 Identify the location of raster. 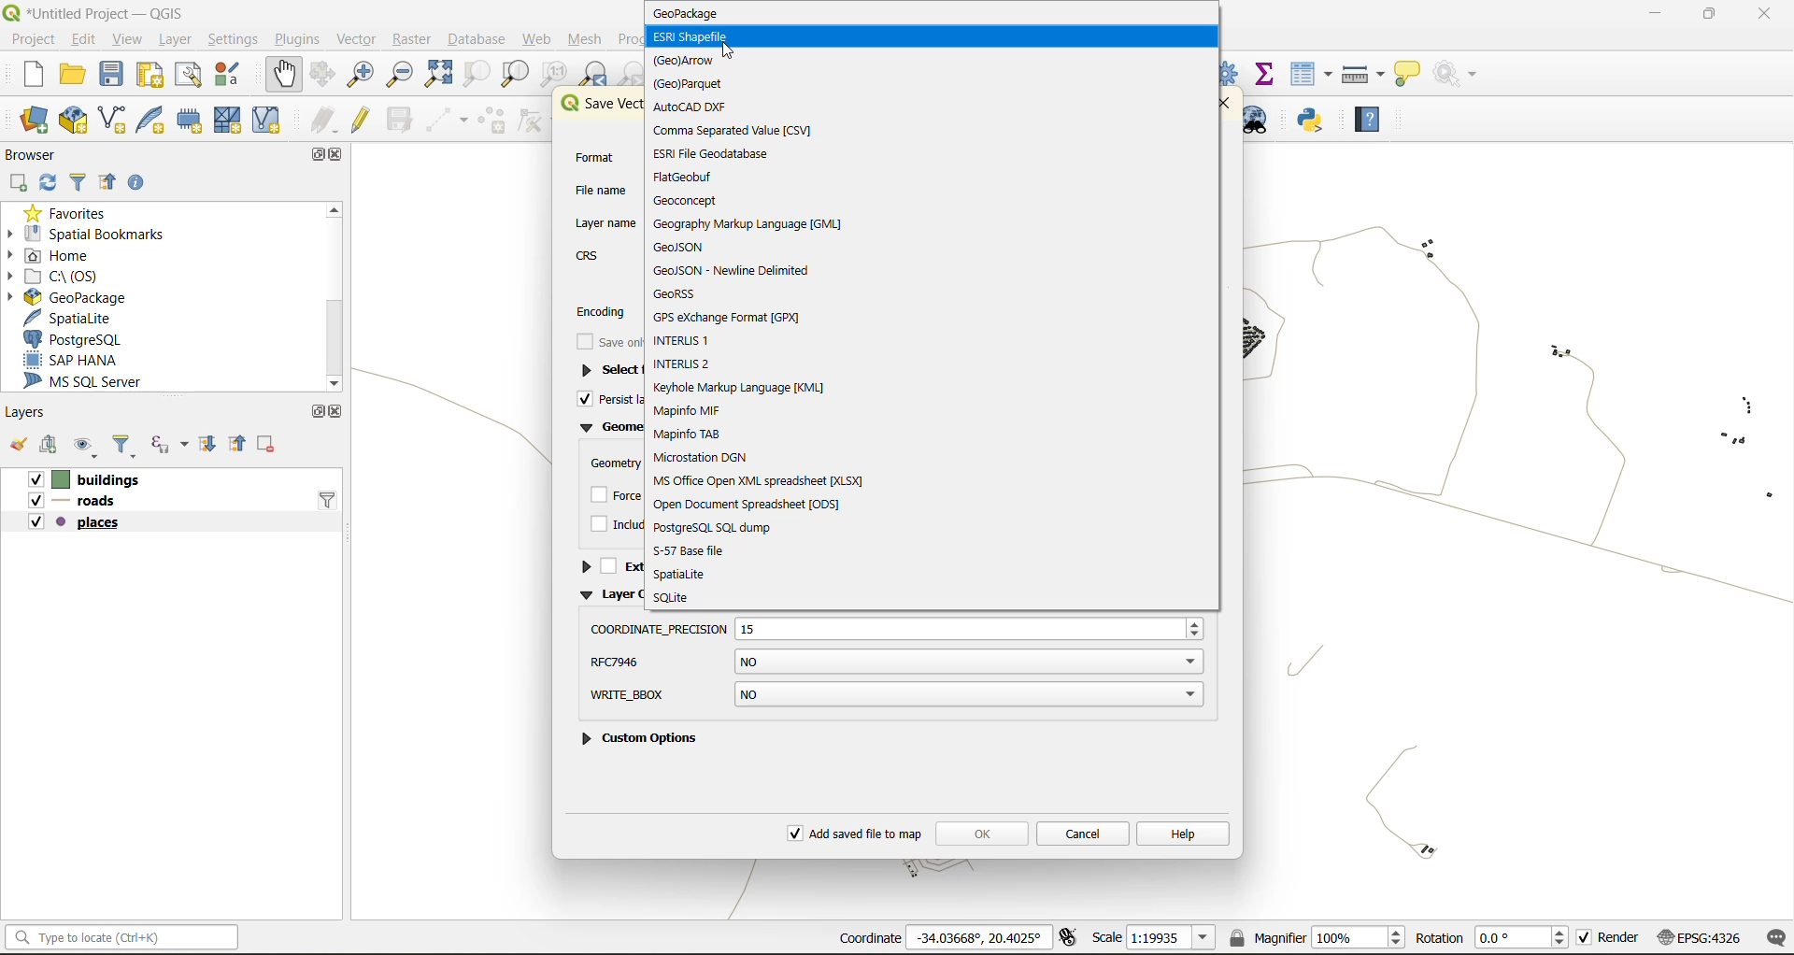
(414, 41).